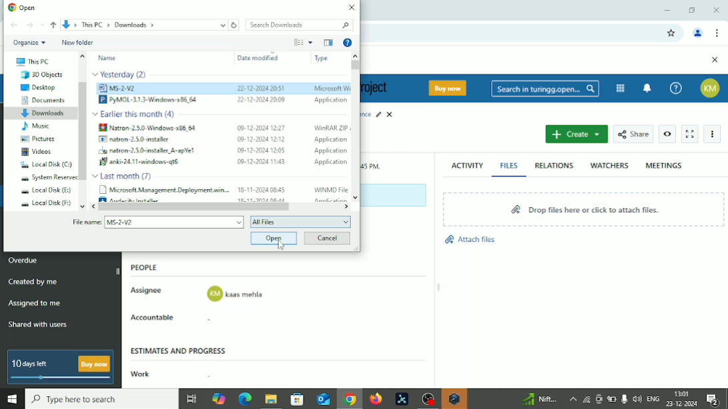 Image resolution: width=728 pixels, height=409 pixels. What do you see at coordinates (139, 139) in the screenshot?
I see `I matron 2.50 mataller` at bounding box center [139, 139].